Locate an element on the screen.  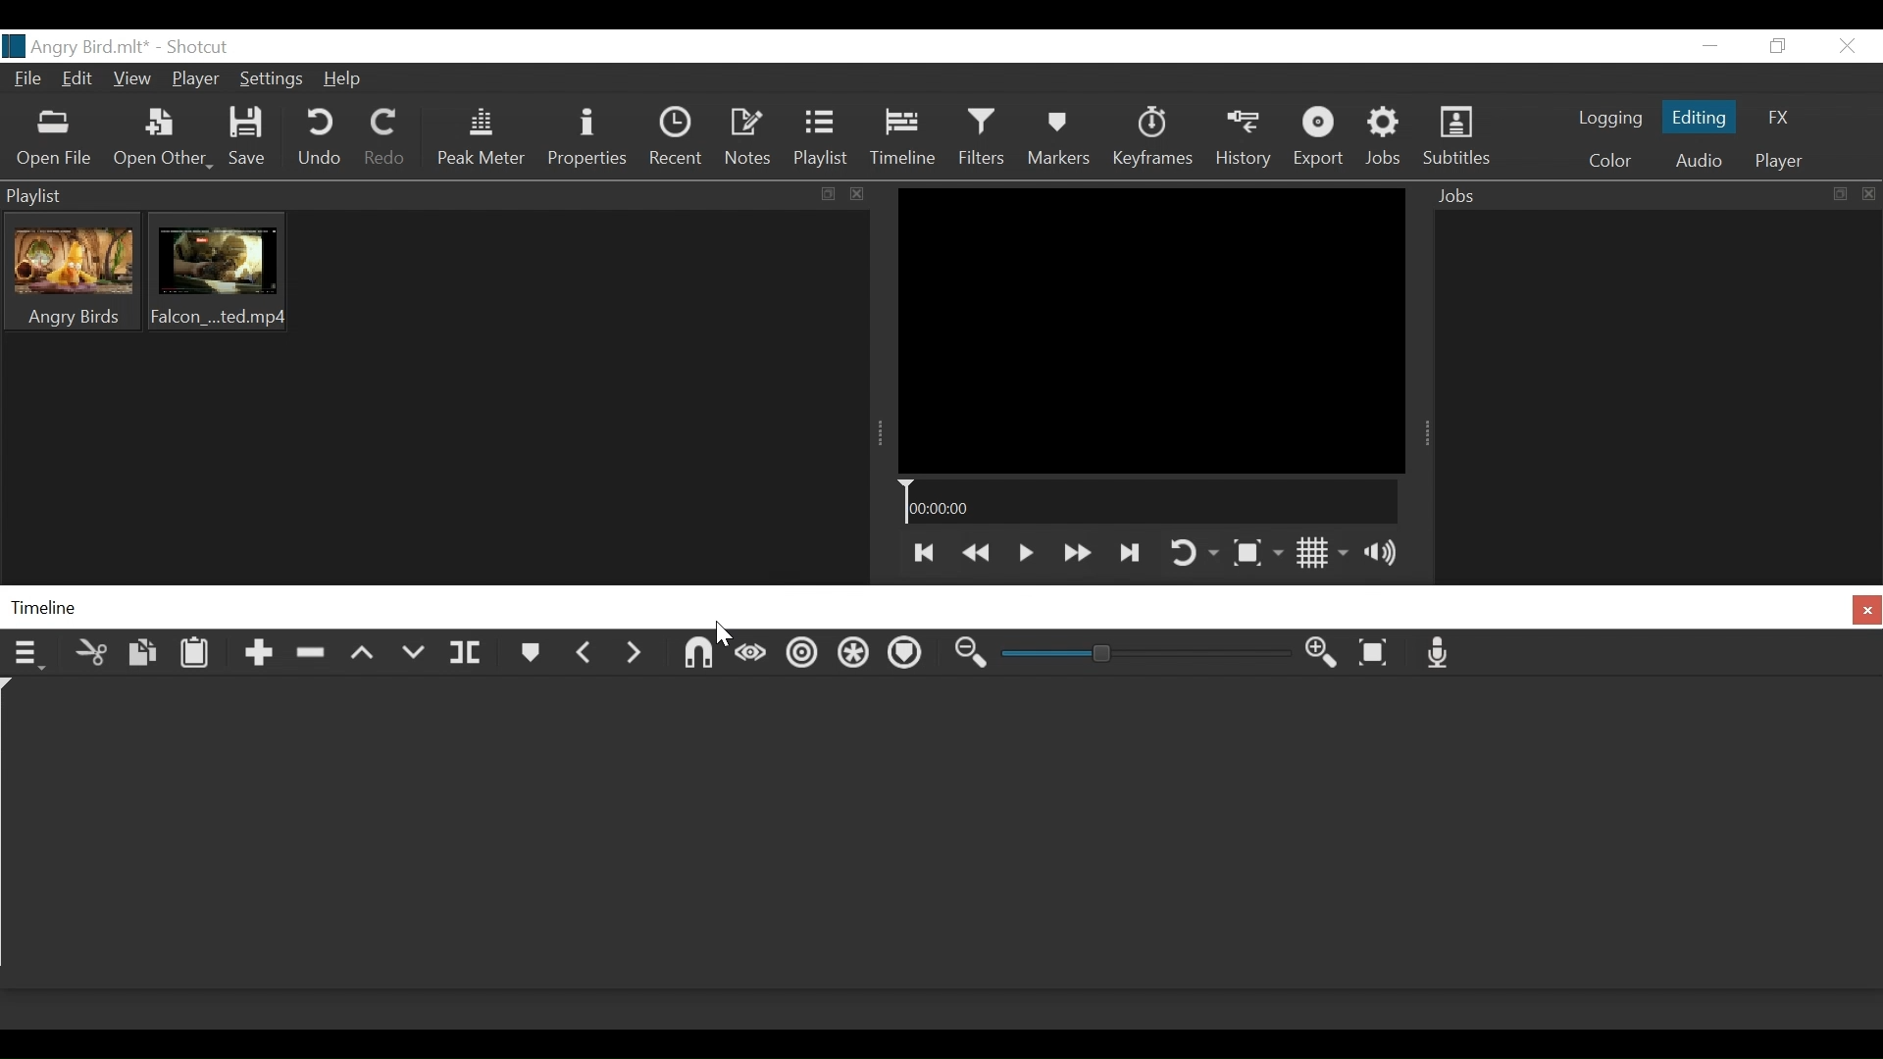
Restore is located at coordinates (1776, 46).